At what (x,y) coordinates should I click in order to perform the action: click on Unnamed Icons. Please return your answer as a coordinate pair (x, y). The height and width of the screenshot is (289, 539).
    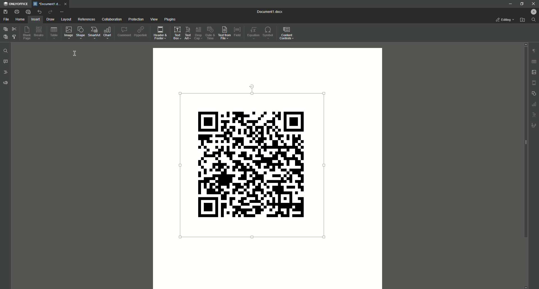
    Looking at the image, I should click on (535, 93).